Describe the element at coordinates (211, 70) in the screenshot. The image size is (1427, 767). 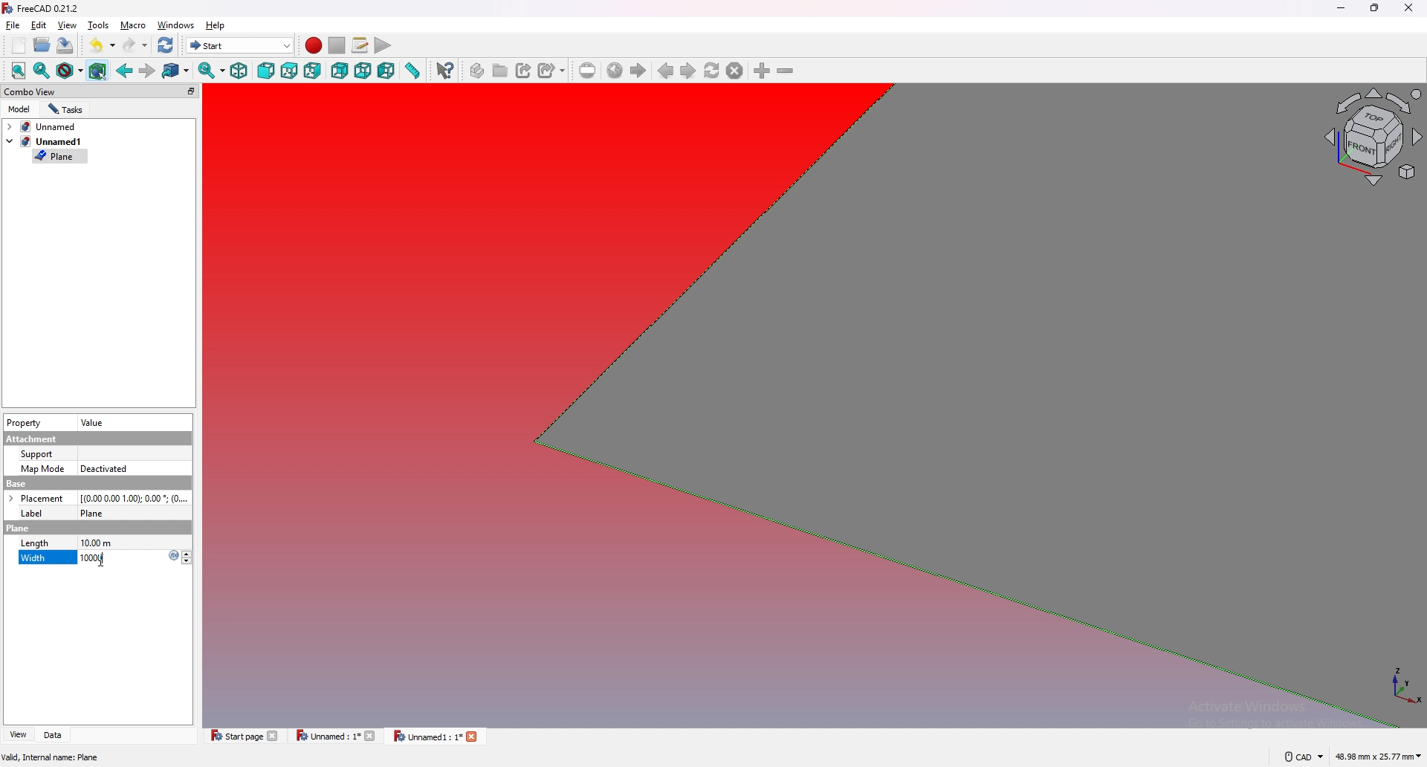
I see `sync view` at that location.